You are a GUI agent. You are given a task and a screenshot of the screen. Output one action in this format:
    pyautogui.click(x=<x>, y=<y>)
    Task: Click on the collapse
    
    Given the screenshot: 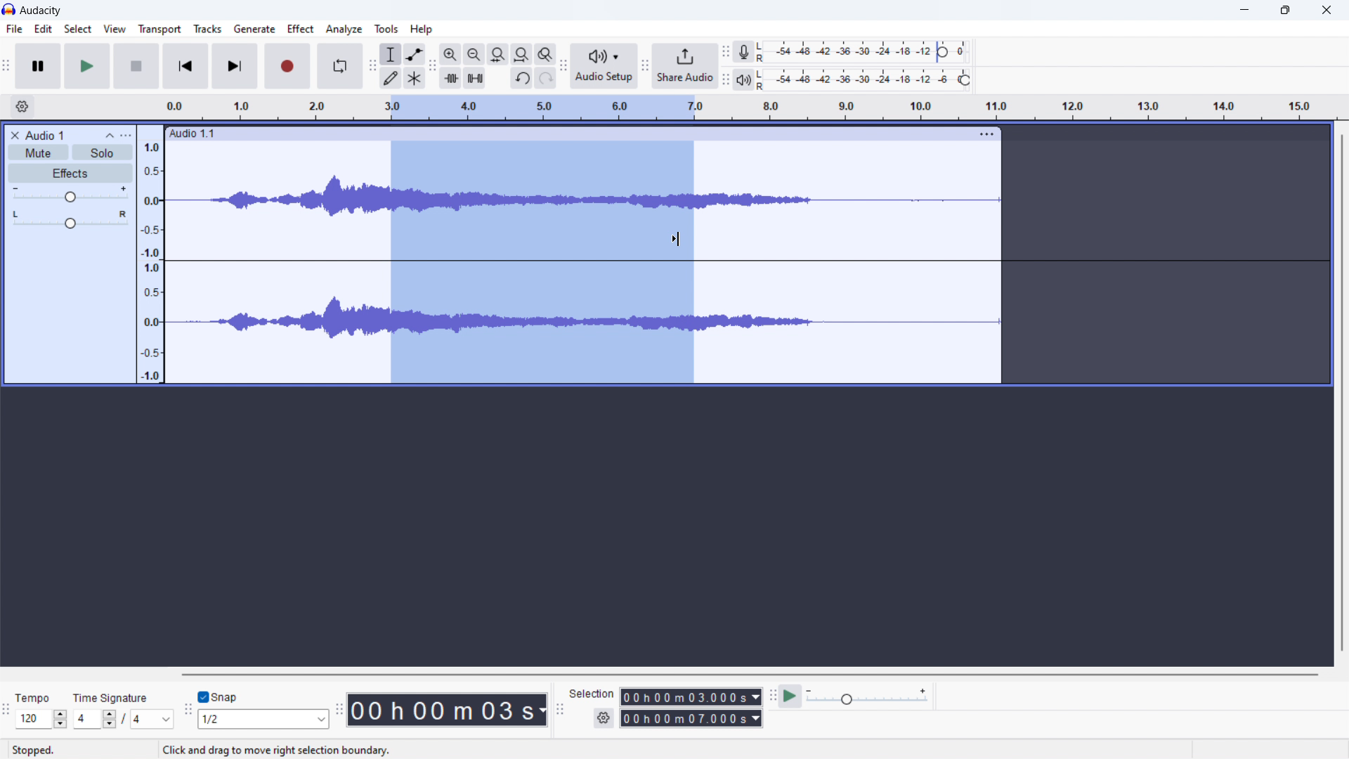 What is the action you would take?
    pyautogui.click(x=109, y=134)
    